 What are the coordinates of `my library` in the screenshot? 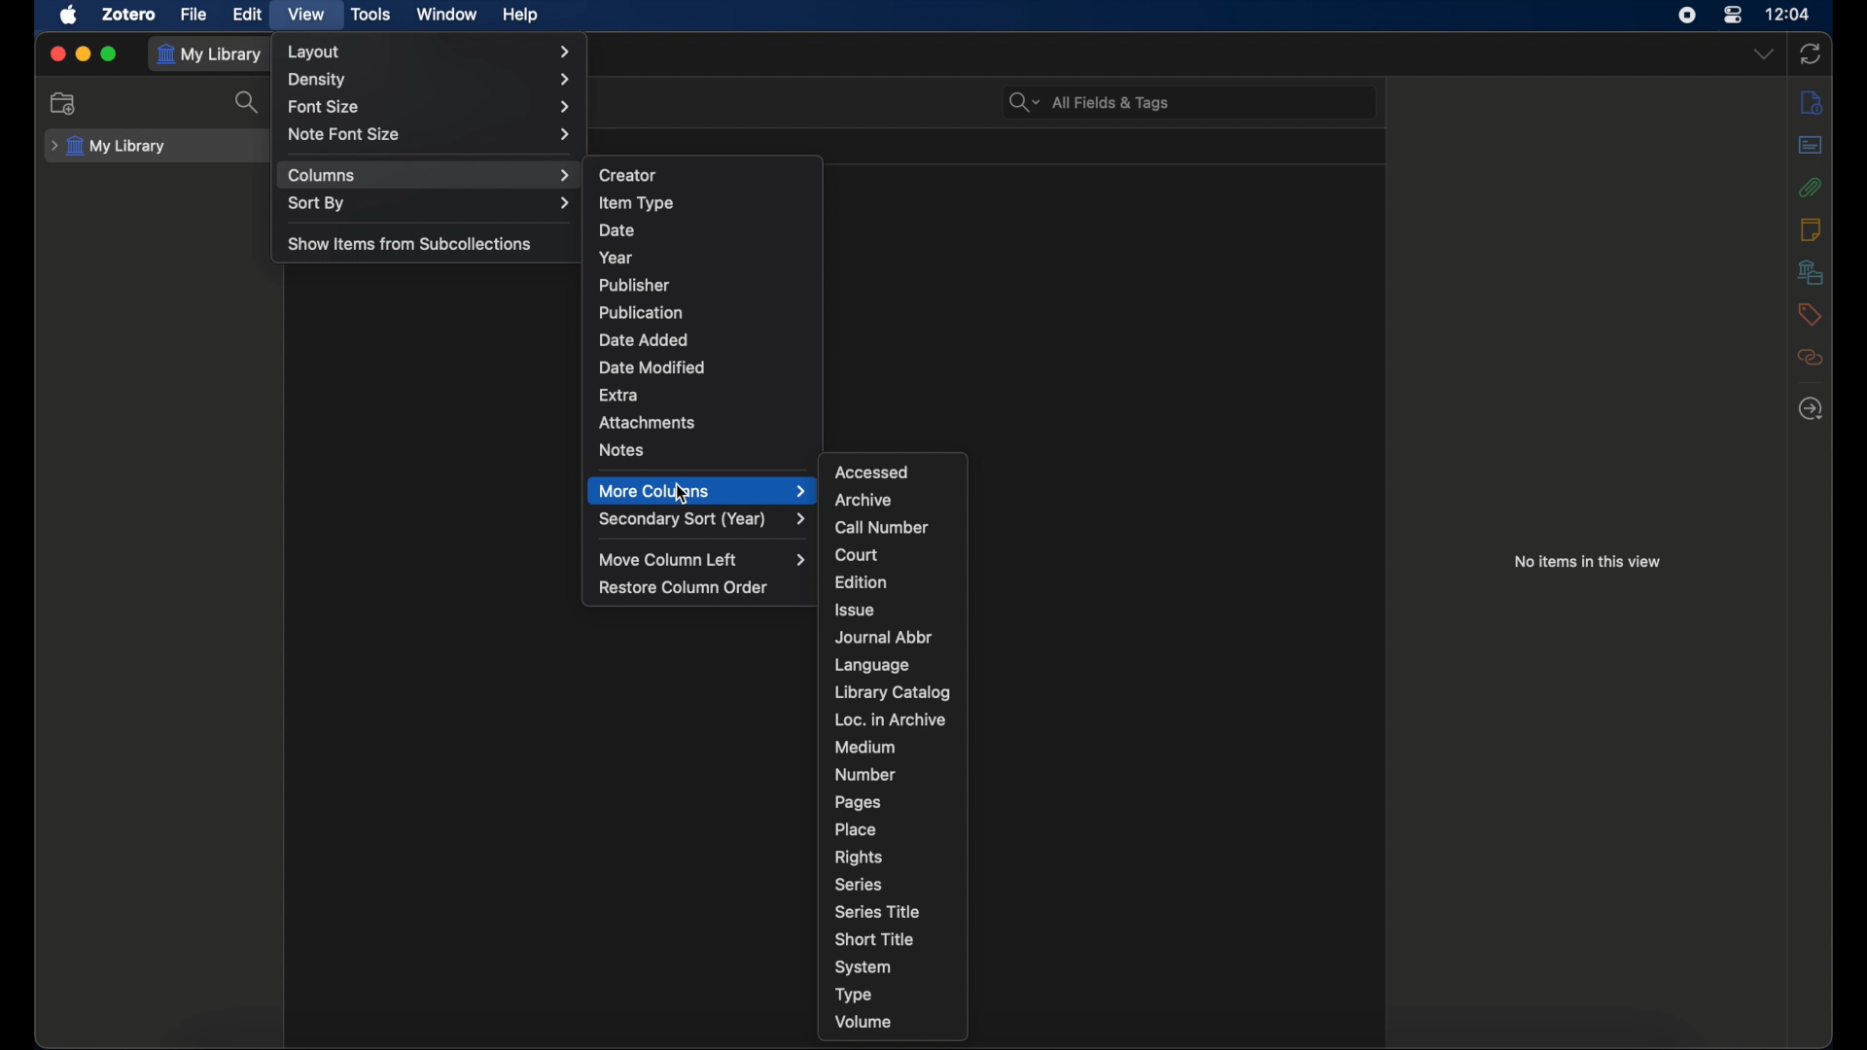 It's located at (107, 147).